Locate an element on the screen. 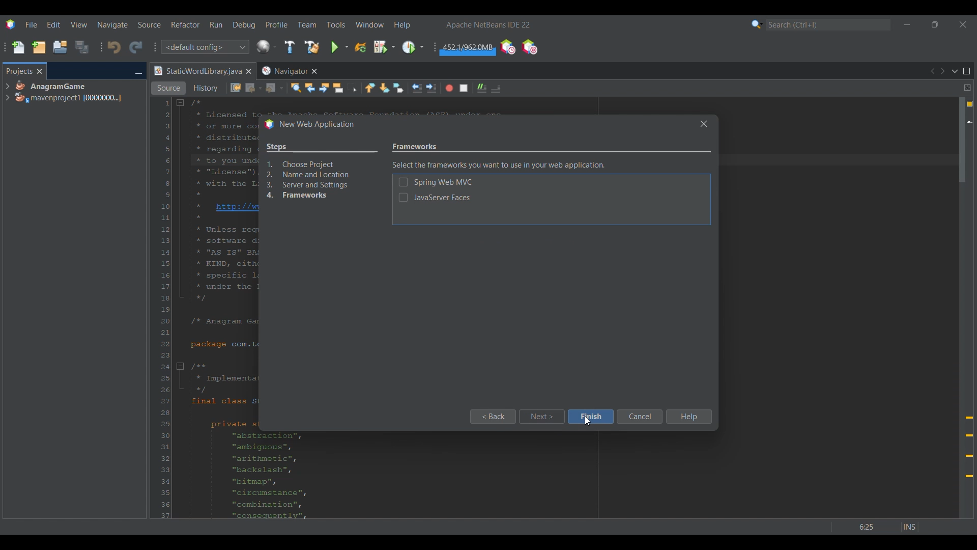 Image resolution: width=977 pixels, height=550 pixels. Other tab is located at coordinates (289, 71).